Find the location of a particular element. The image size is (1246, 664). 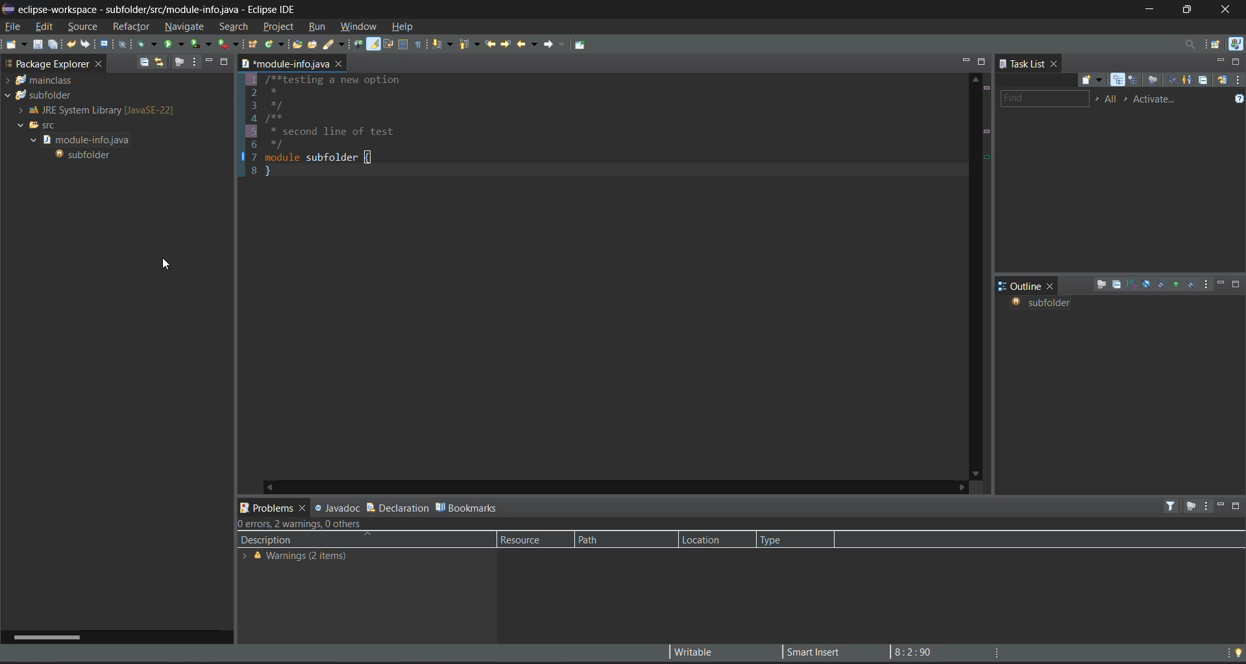

subfolder is located at coordinates (86, 154).